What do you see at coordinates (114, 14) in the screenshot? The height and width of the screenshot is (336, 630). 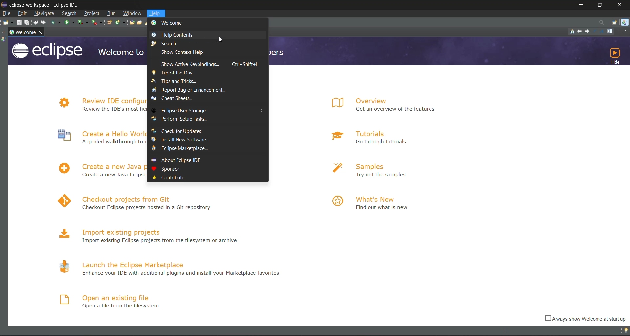 I see `run` at bounding box center [114, 14].